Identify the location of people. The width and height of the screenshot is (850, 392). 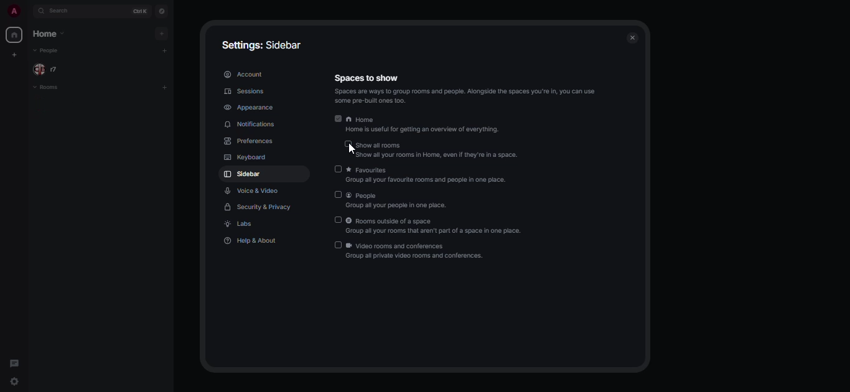
(48, 50).